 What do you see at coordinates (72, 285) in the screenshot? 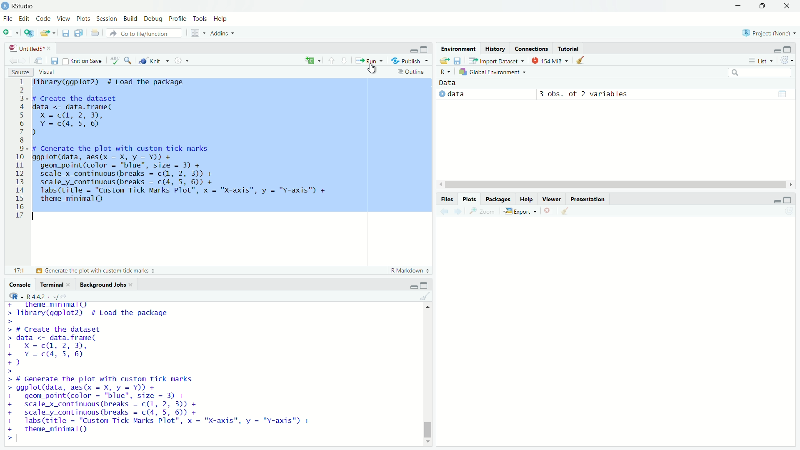
I see `close` at bounding box center [72, 285].